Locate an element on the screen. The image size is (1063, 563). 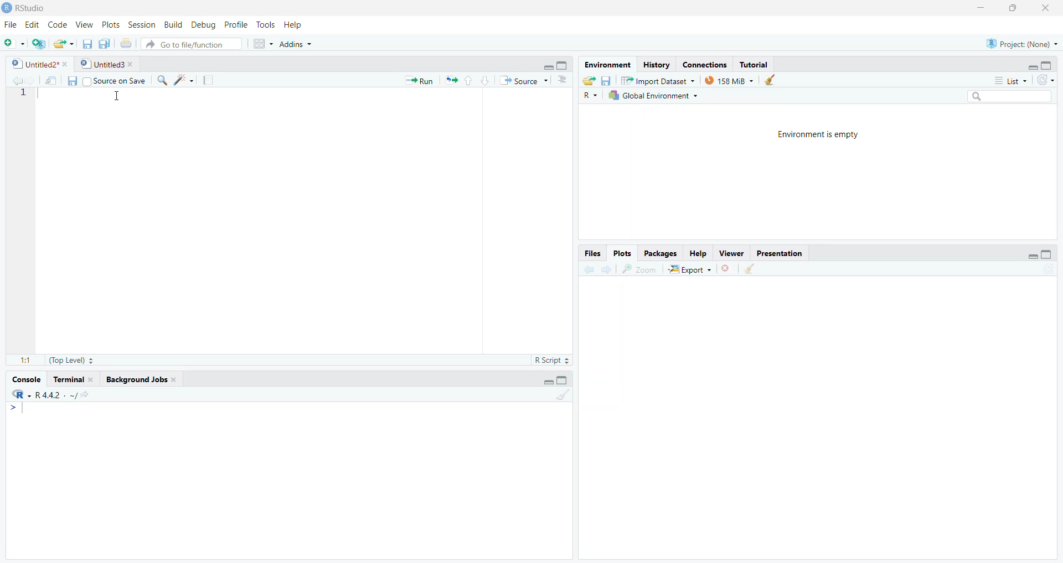
Complie report is located at coordinates (211, 80).